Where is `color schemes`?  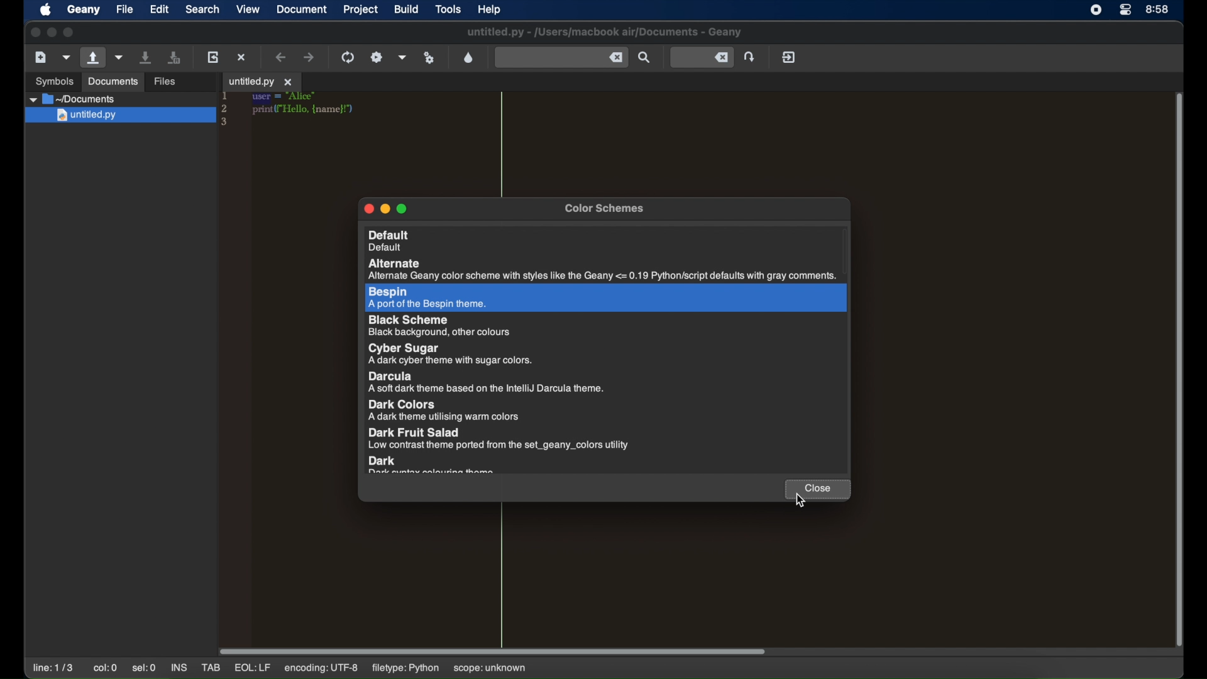
color schemes is located at coordinates (605, 209).